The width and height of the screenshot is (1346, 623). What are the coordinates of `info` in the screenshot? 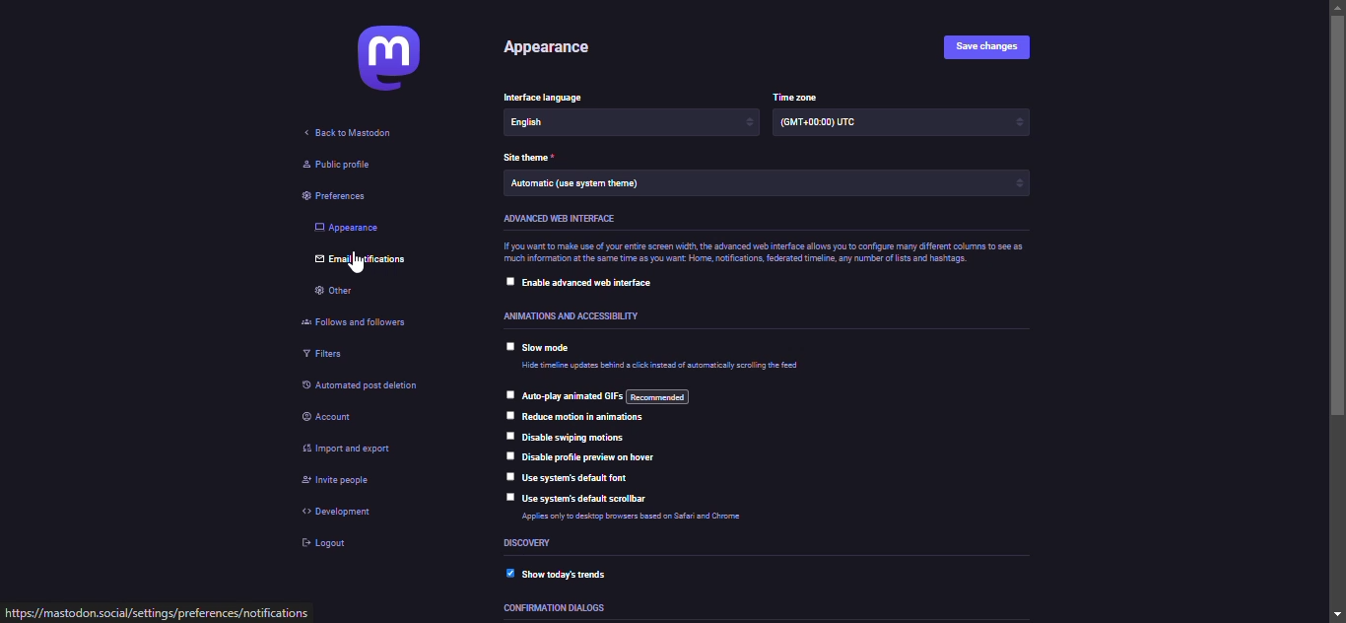 It's located at (665, 366).